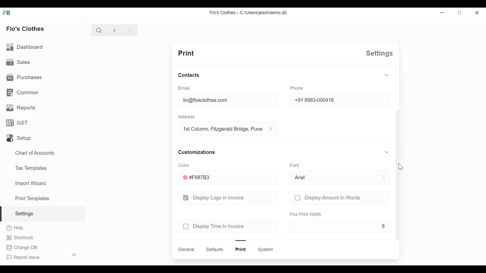 Image resolution: width=486 pixels, height=273 pixels. I want to click on general, so click(187, 249).